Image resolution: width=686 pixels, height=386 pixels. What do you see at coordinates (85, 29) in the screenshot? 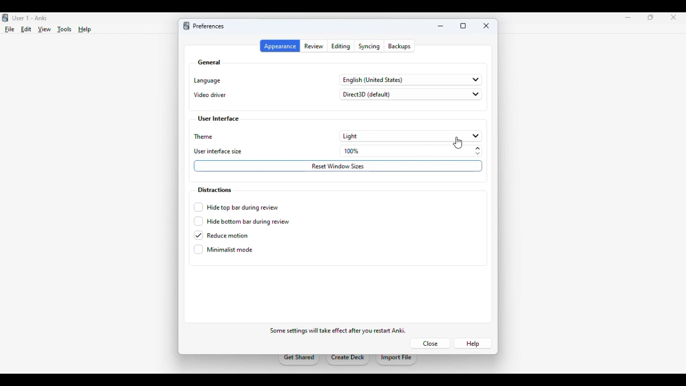
I see `help` at bounding box center [85, 29].